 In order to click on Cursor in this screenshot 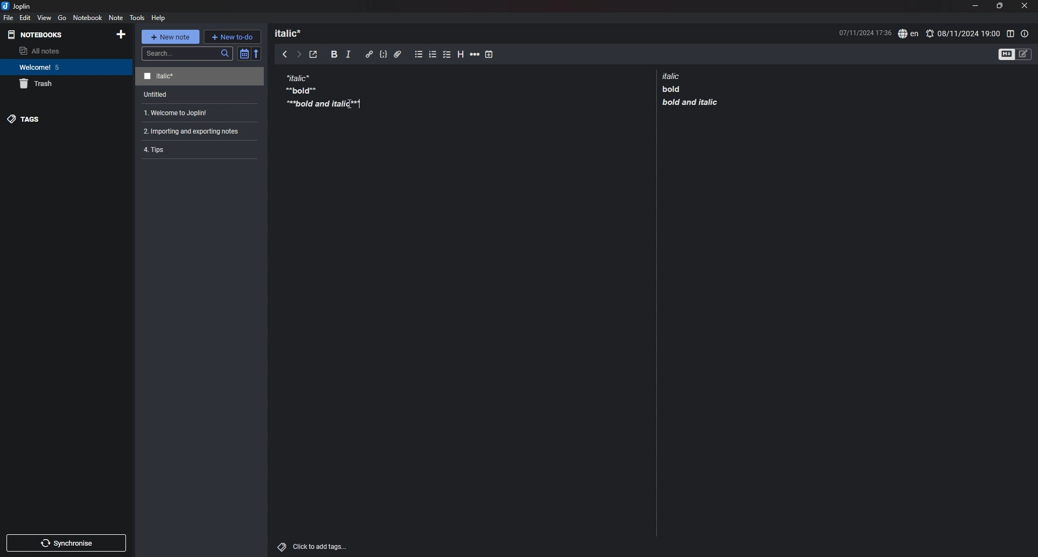, I will do `click(362, 104)`.